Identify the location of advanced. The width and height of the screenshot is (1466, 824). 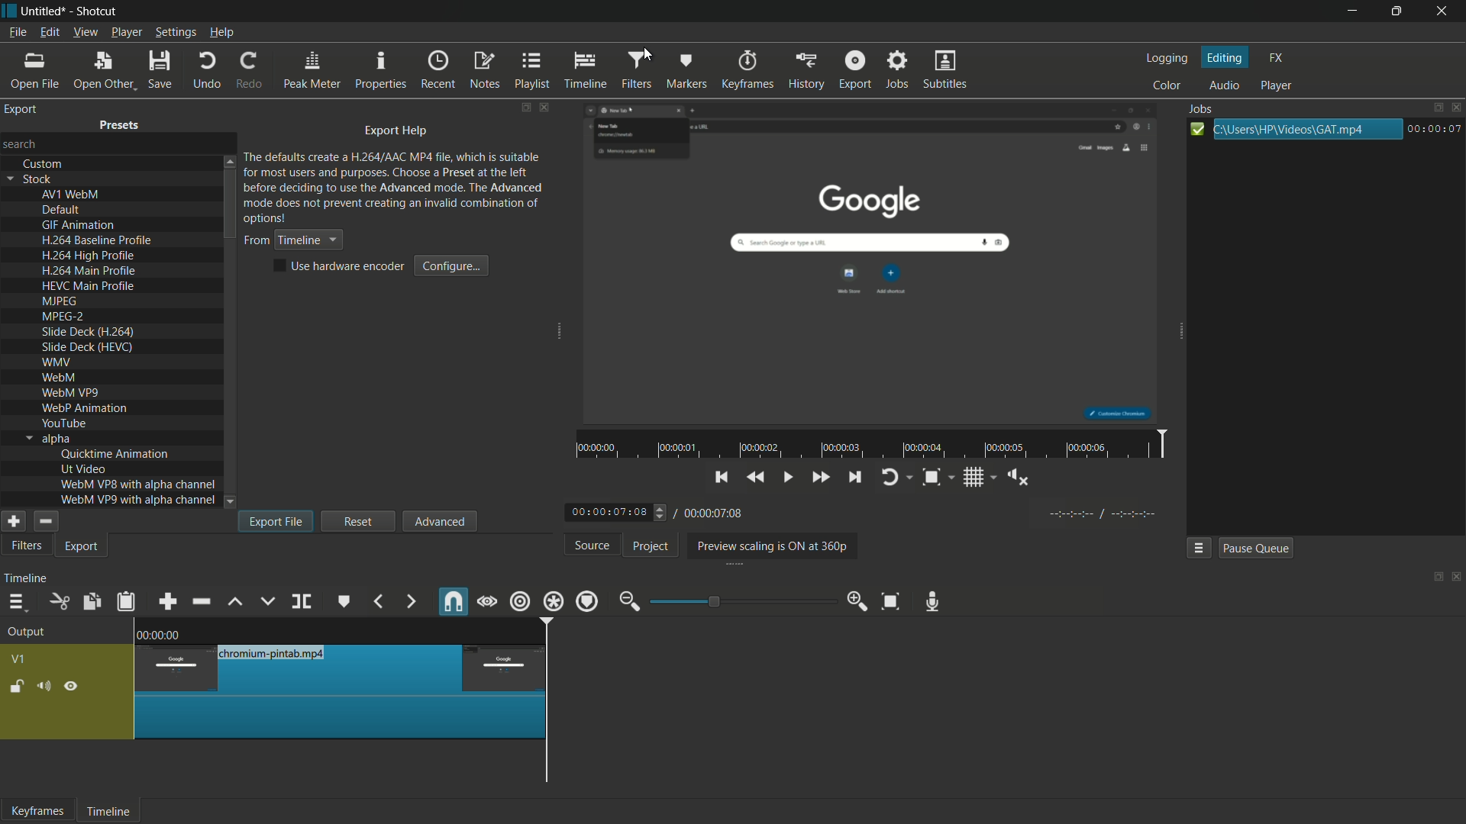
(439, 520).